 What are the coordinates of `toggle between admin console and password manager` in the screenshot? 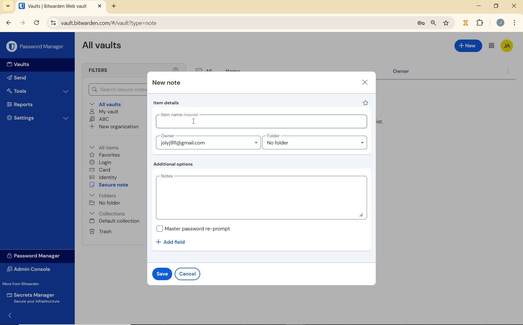 It's located at (492, 46).